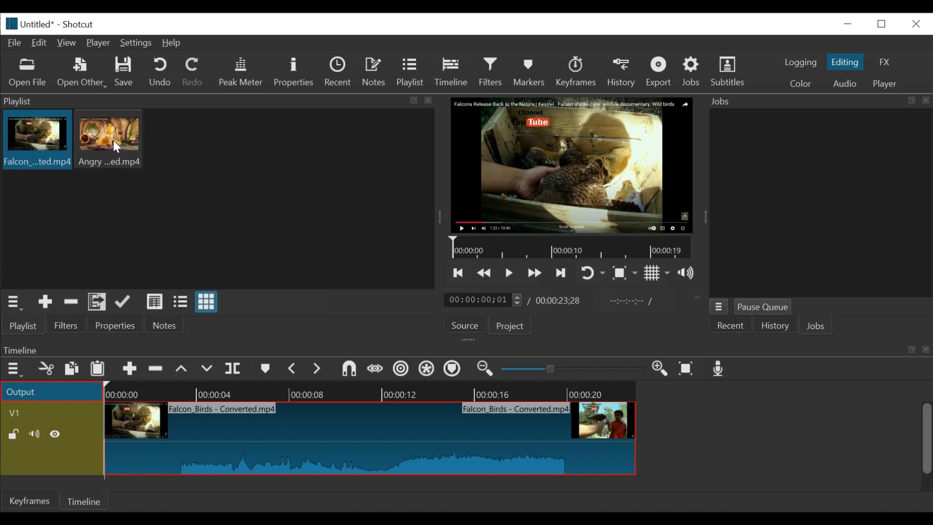  I want to click on Project, so click(508, 327).